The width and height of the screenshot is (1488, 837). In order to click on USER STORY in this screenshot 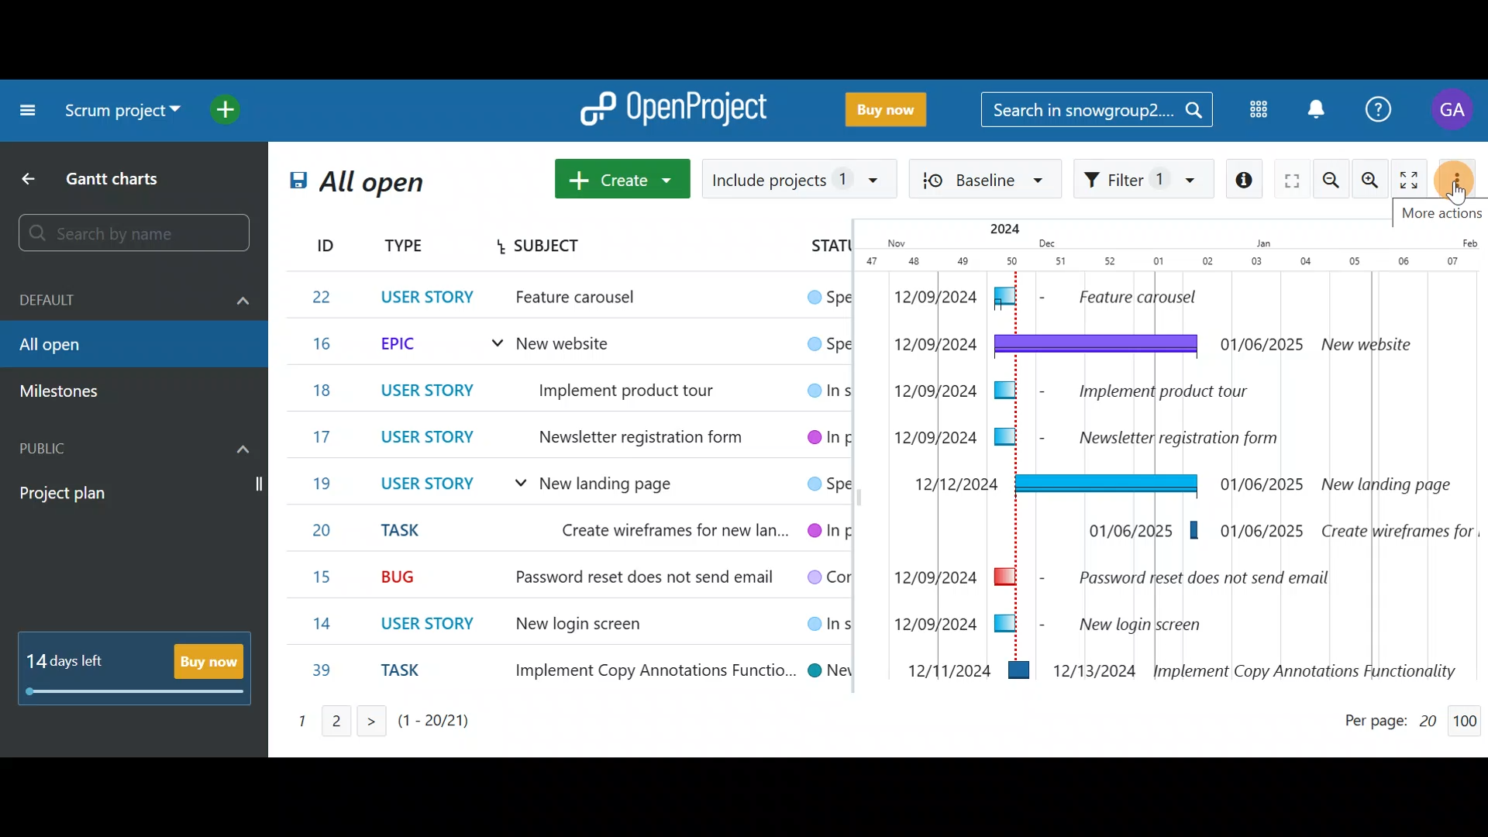, I will do `click(425, 390)`.